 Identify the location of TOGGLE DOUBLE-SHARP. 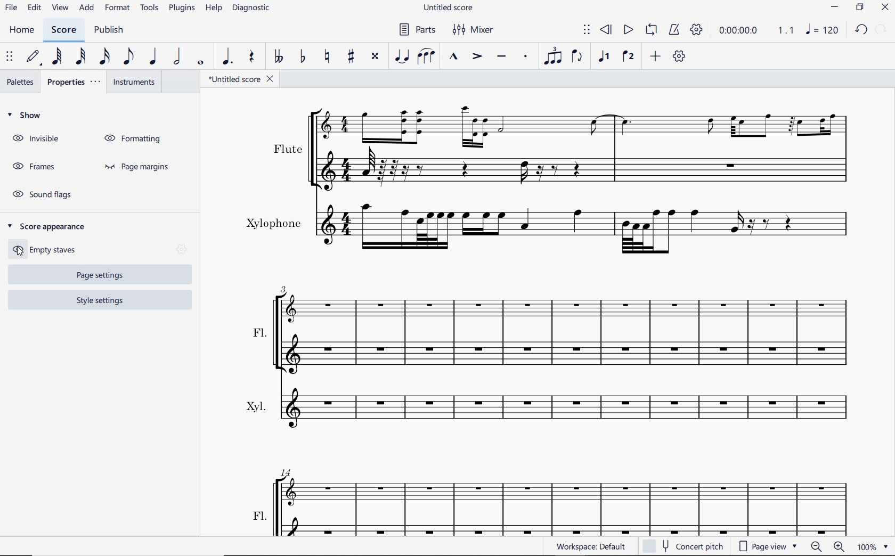
(376, 57).